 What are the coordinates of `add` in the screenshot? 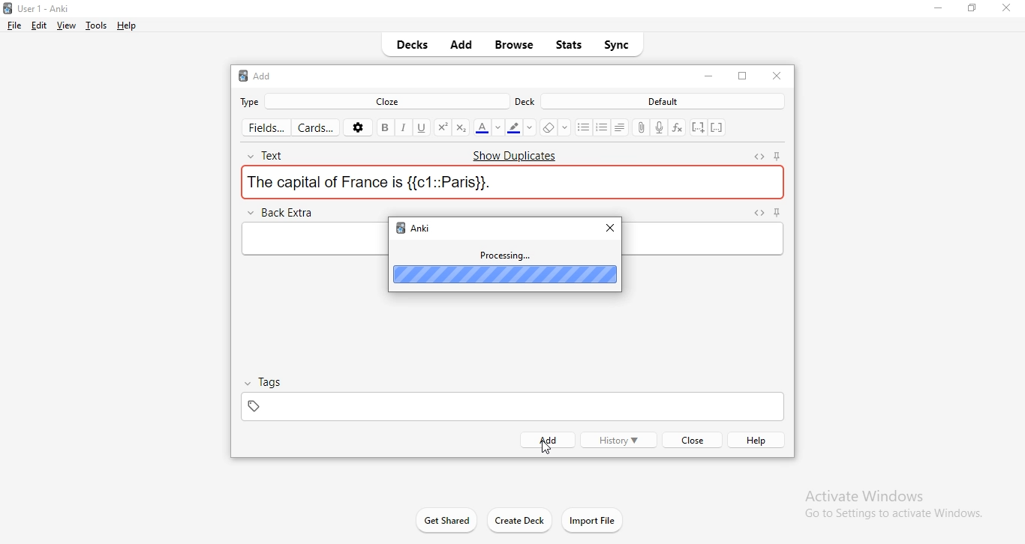 It's located at (546, 440).